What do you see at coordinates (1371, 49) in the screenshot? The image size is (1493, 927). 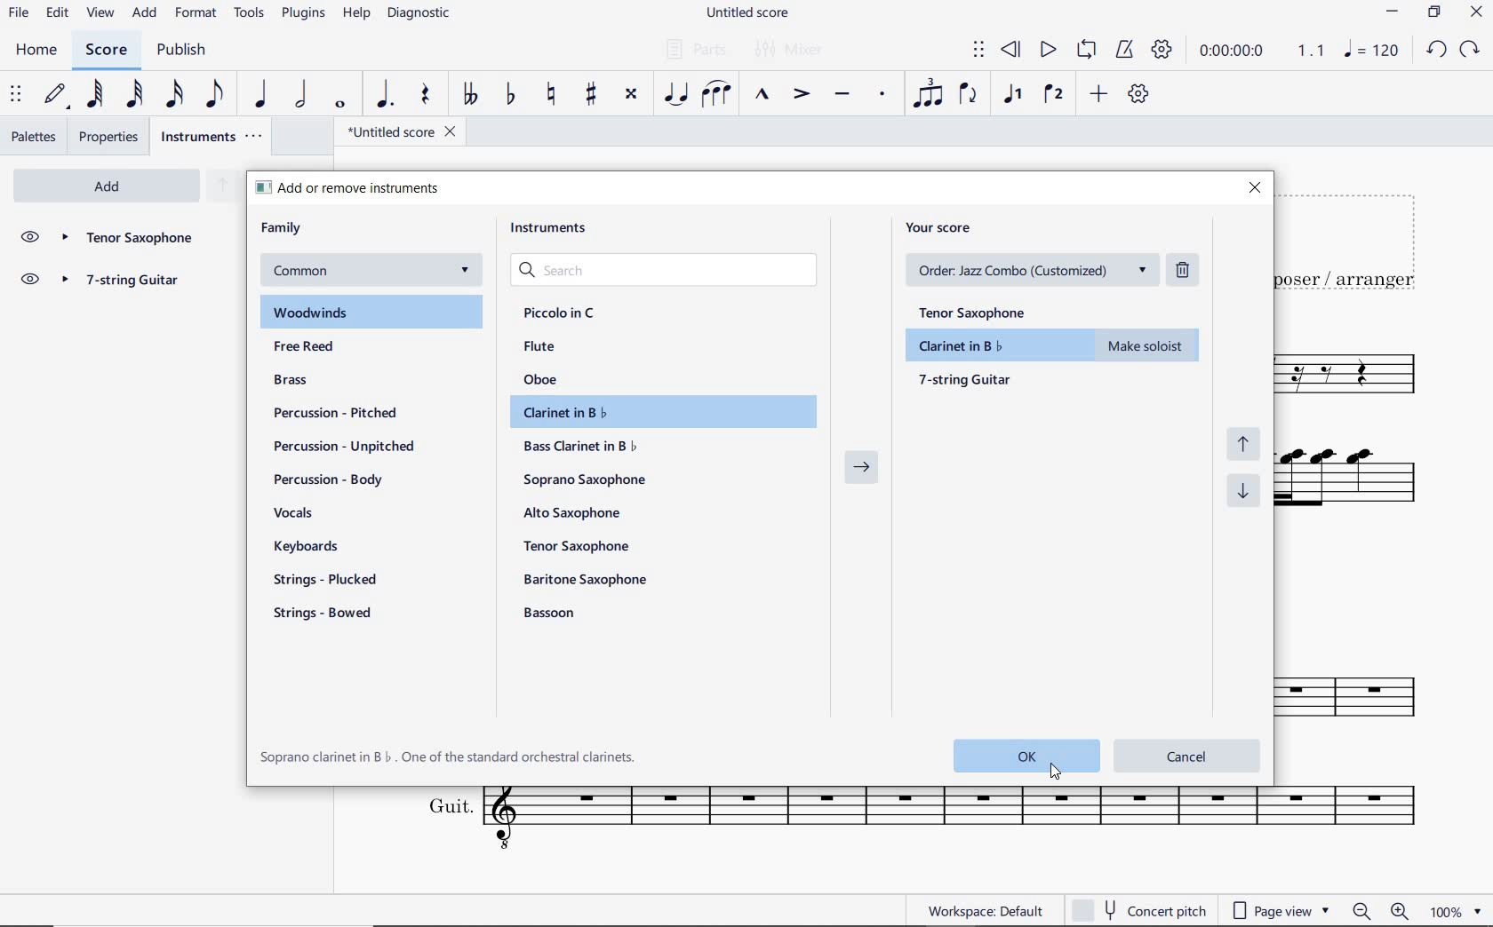 I see `NOTE` at bounding box center [1371, 49].